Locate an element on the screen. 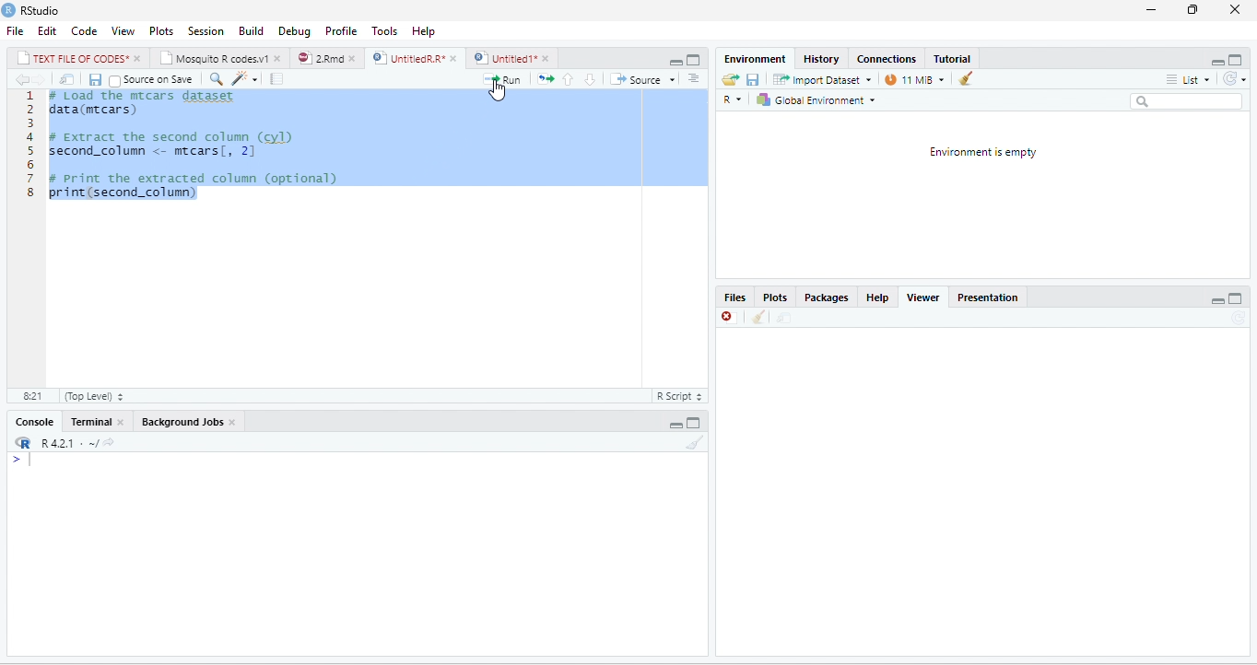  Files is located at coordinates (735, 298).